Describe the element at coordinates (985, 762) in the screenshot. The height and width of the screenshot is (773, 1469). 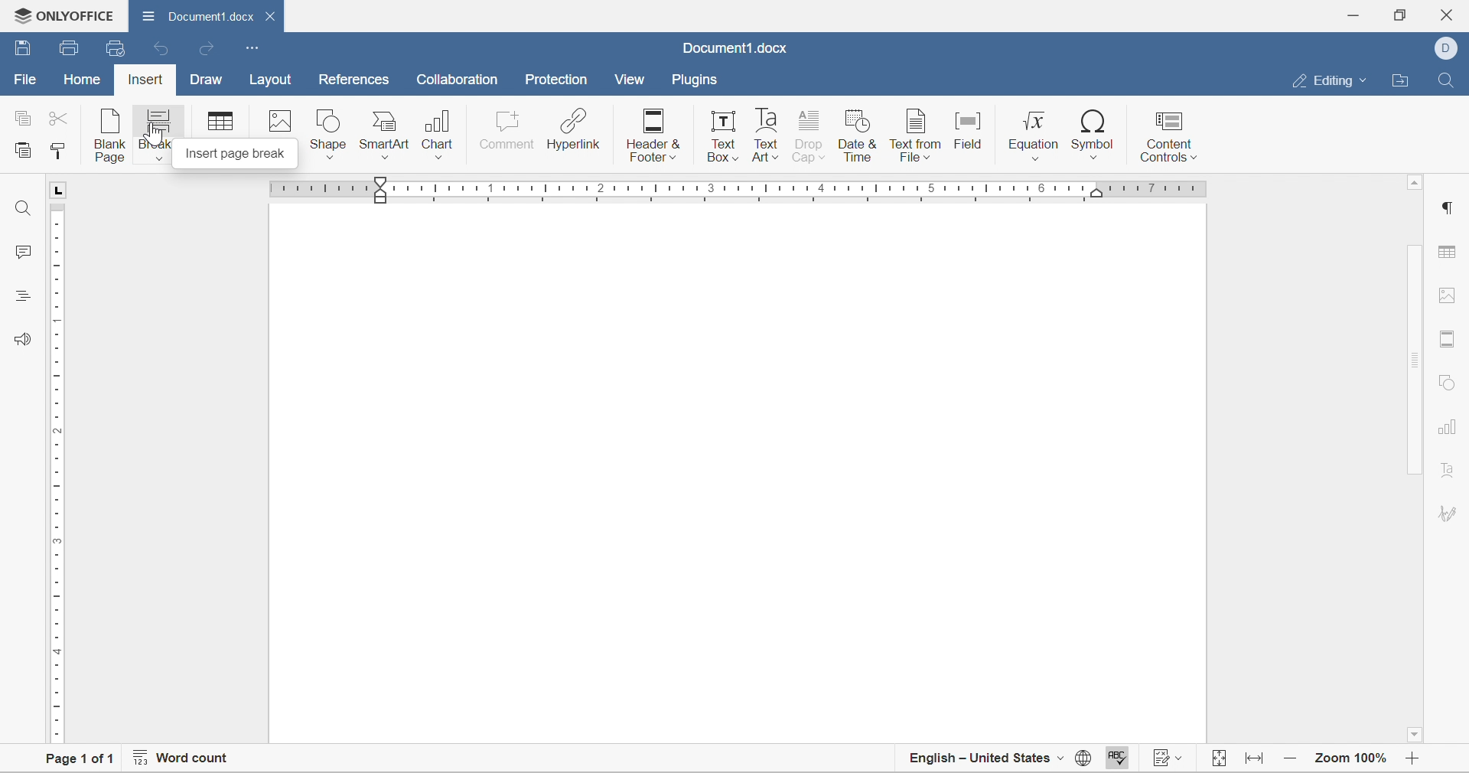
I see `English - United States` at that location.